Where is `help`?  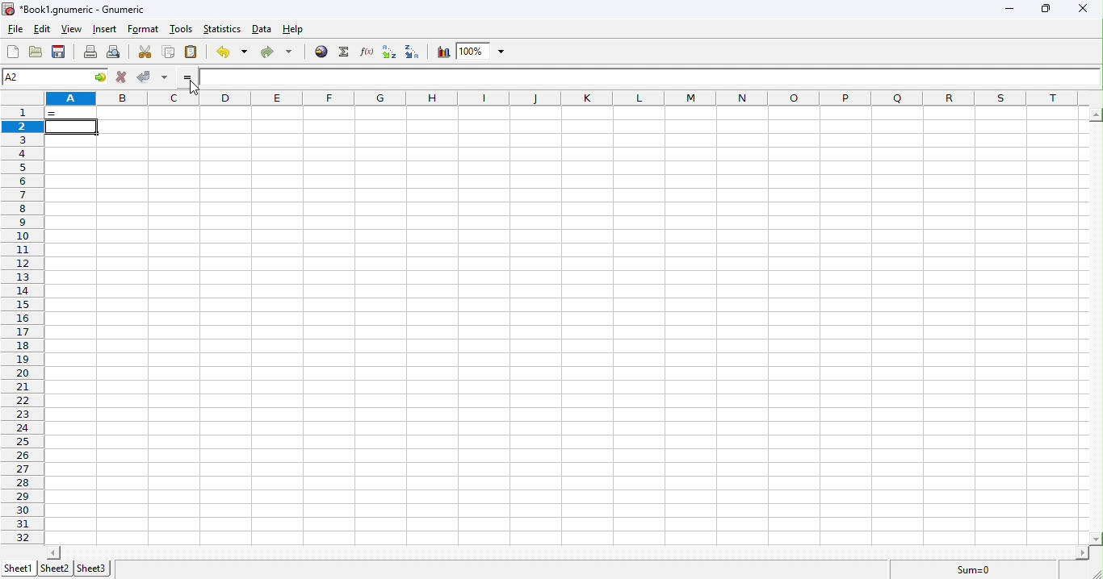
help is located at coordinates (292, 30).